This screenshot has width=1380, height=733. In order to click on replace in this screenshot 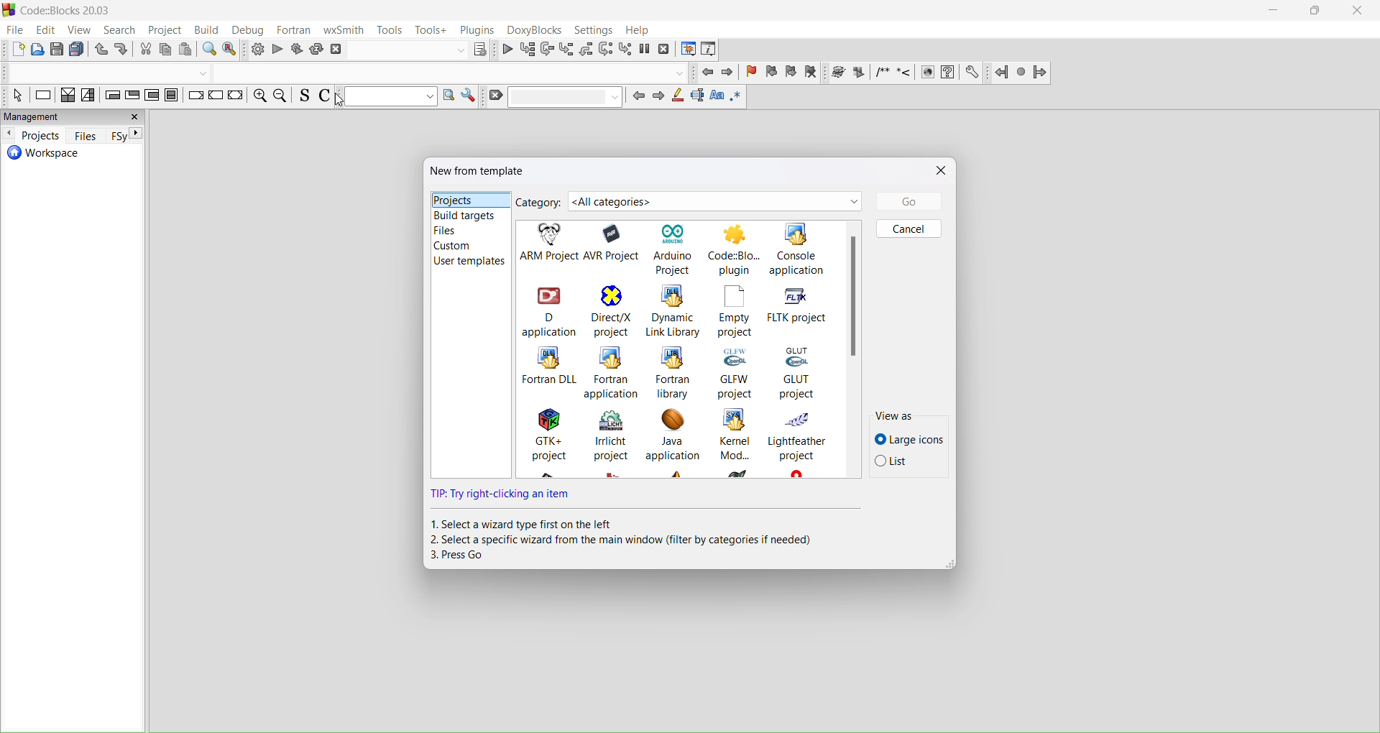, I will do `click(233, 50)`.